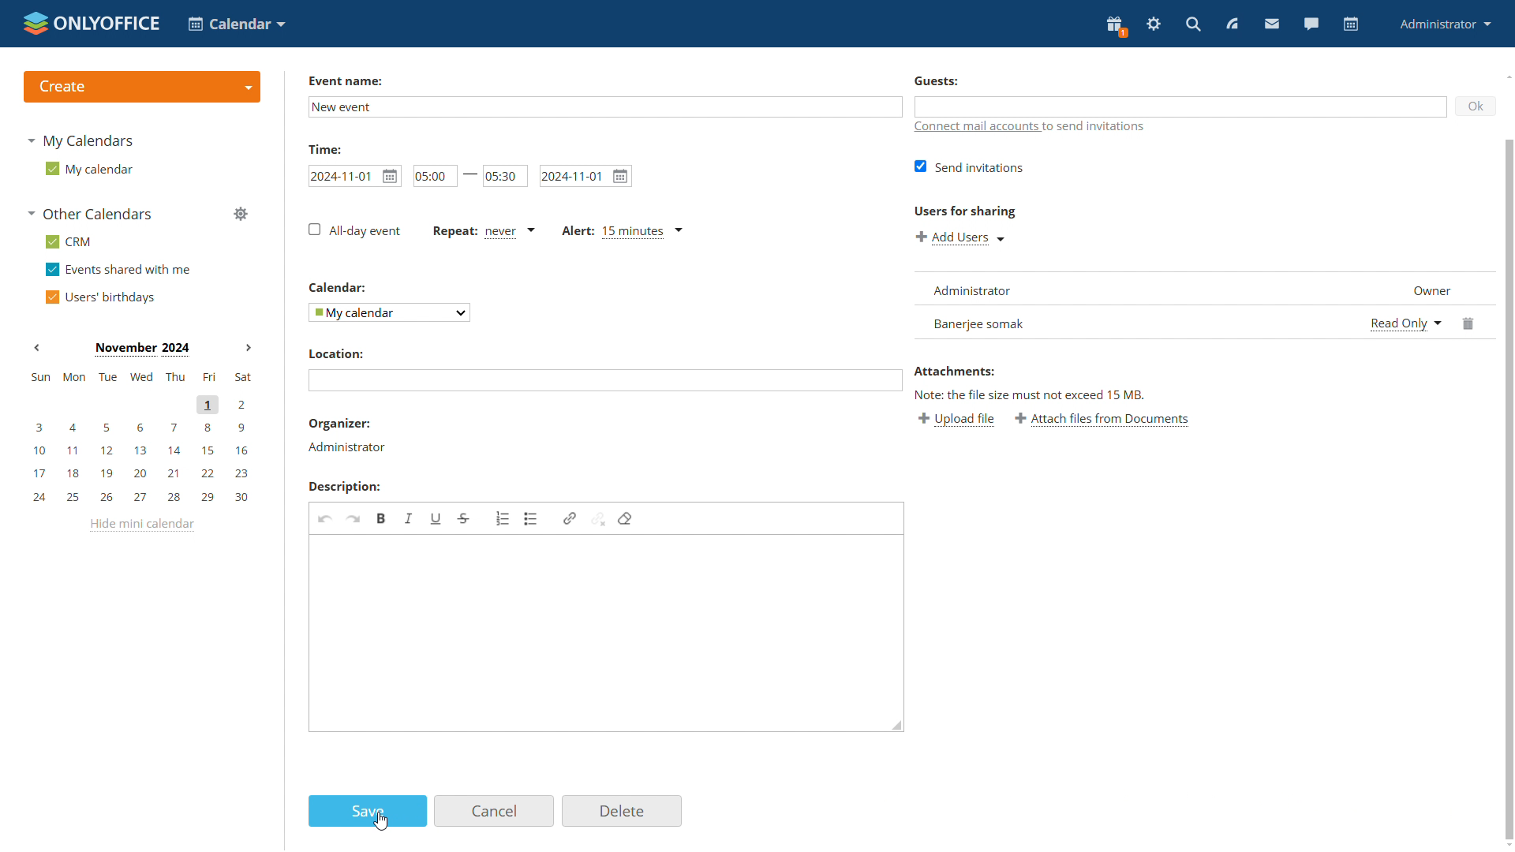 This screenshot has width=1515, height=852. Describe the element at coordinates (964, 210) in the screenshot. I see `` at that location.